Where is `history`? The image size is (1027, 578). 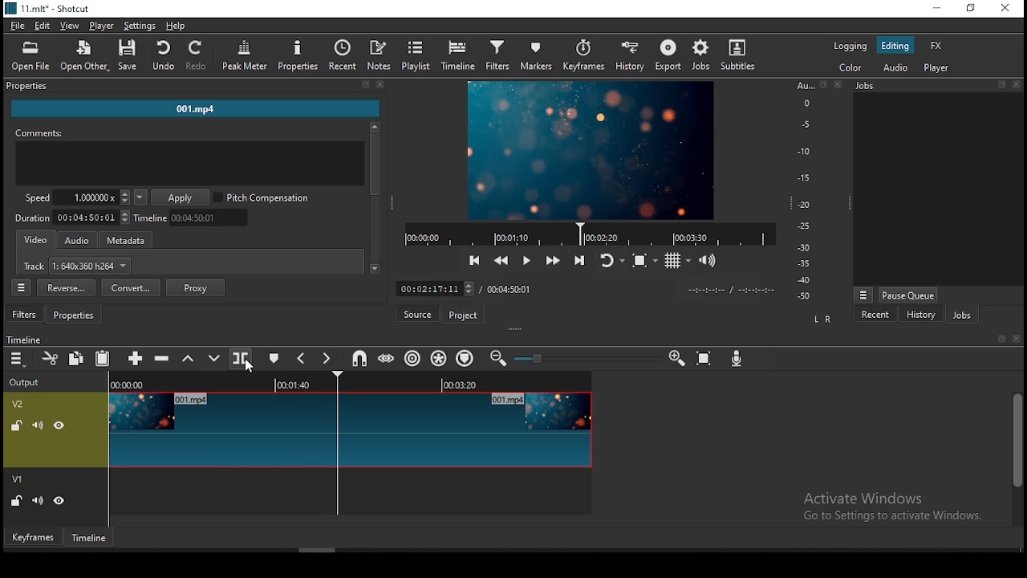
history is located at coordinates (918, 315).